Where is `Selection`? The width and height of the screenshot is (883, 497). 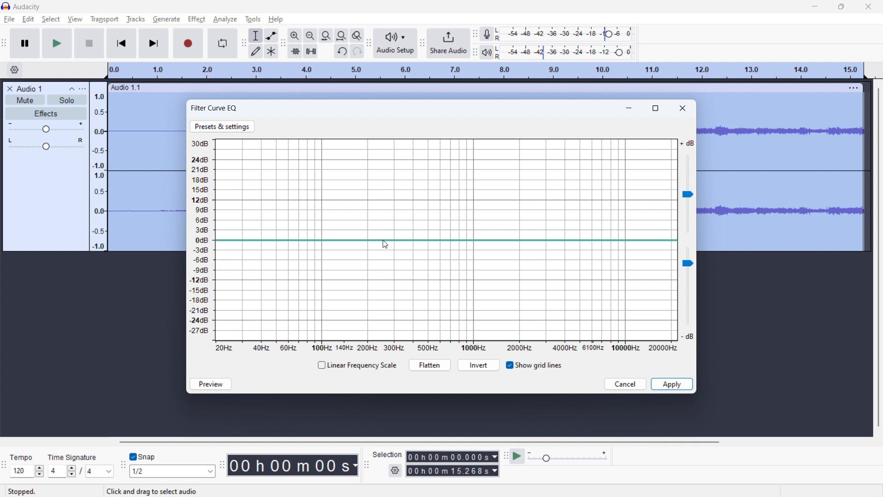 Selection is located at coordinates (387, 453).